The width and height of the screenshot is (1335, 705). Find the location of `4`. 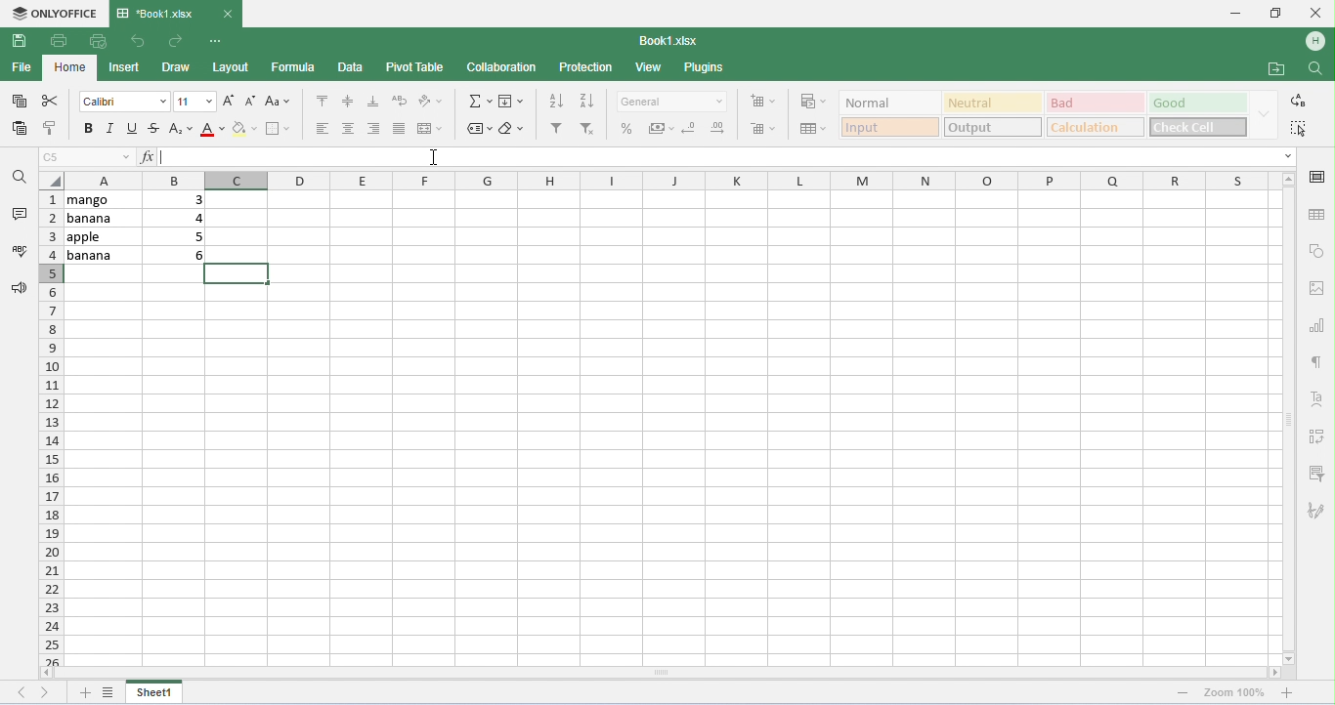

4 is located at coordinates (193, 218).